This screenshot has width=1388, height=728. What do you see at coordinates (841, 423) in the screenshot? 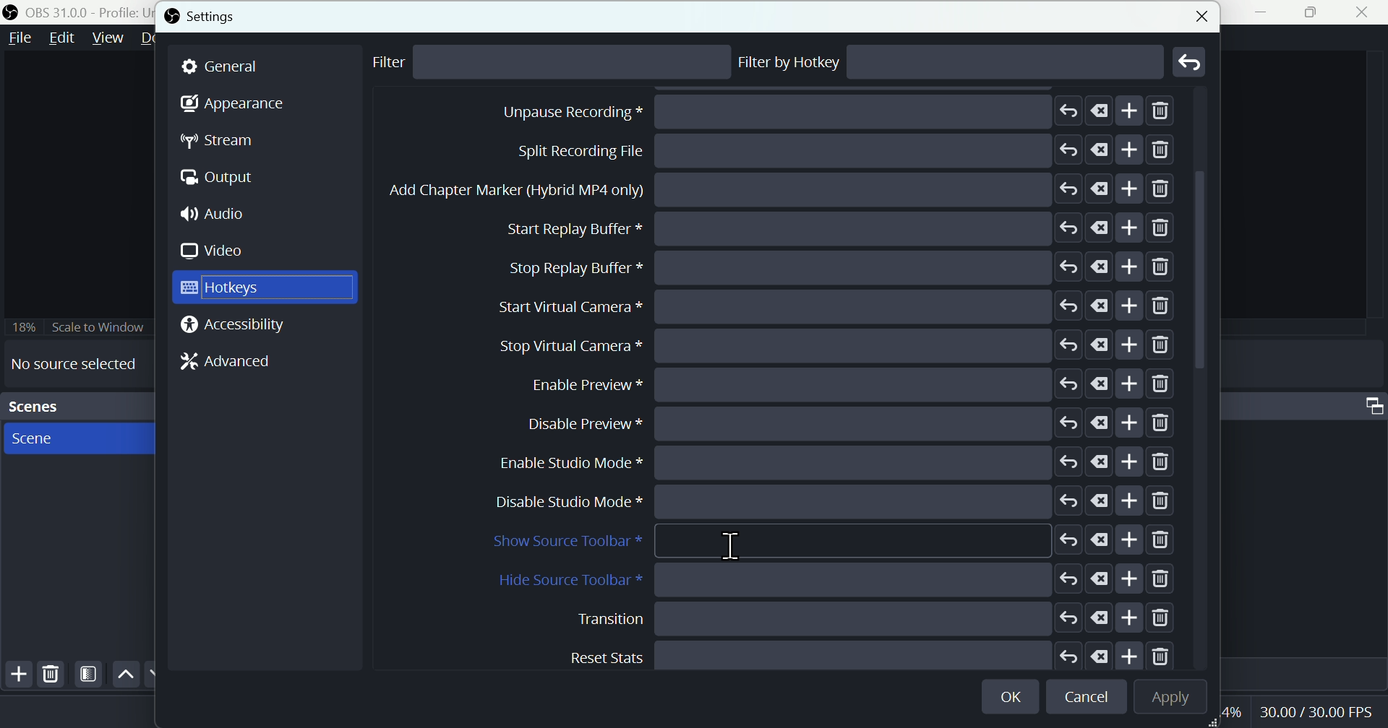
I see `Stop Replay Buffer` at bounding box center [841, 423].